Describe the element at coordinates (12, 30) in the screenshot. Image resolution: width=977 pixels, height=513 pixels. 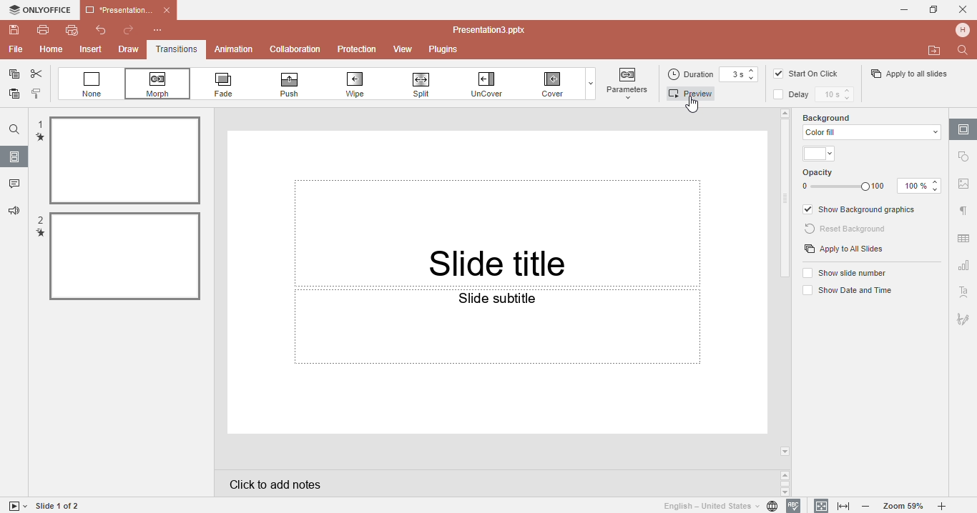
I see `Save` at that location.